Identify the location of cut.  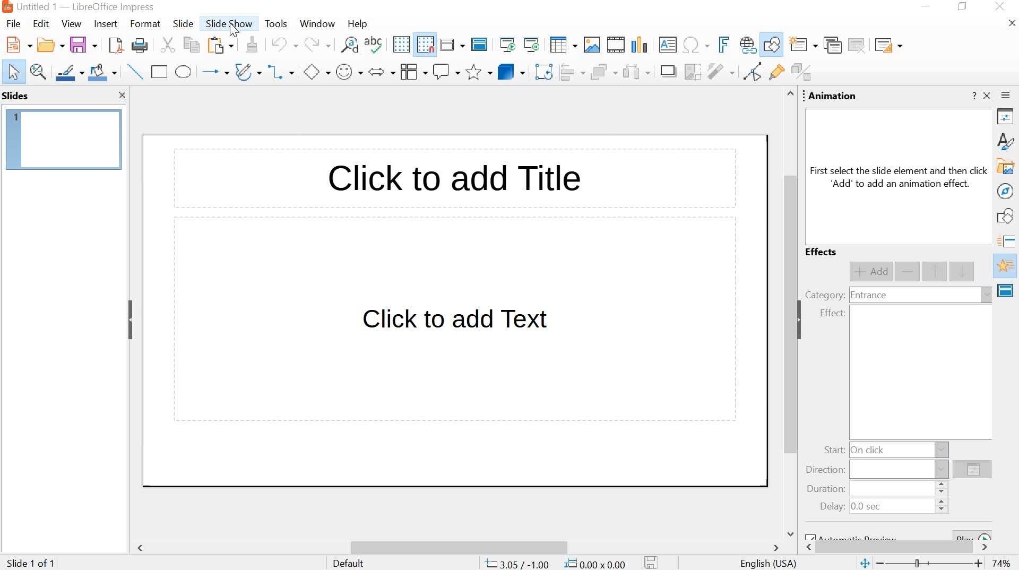
(167, 46).